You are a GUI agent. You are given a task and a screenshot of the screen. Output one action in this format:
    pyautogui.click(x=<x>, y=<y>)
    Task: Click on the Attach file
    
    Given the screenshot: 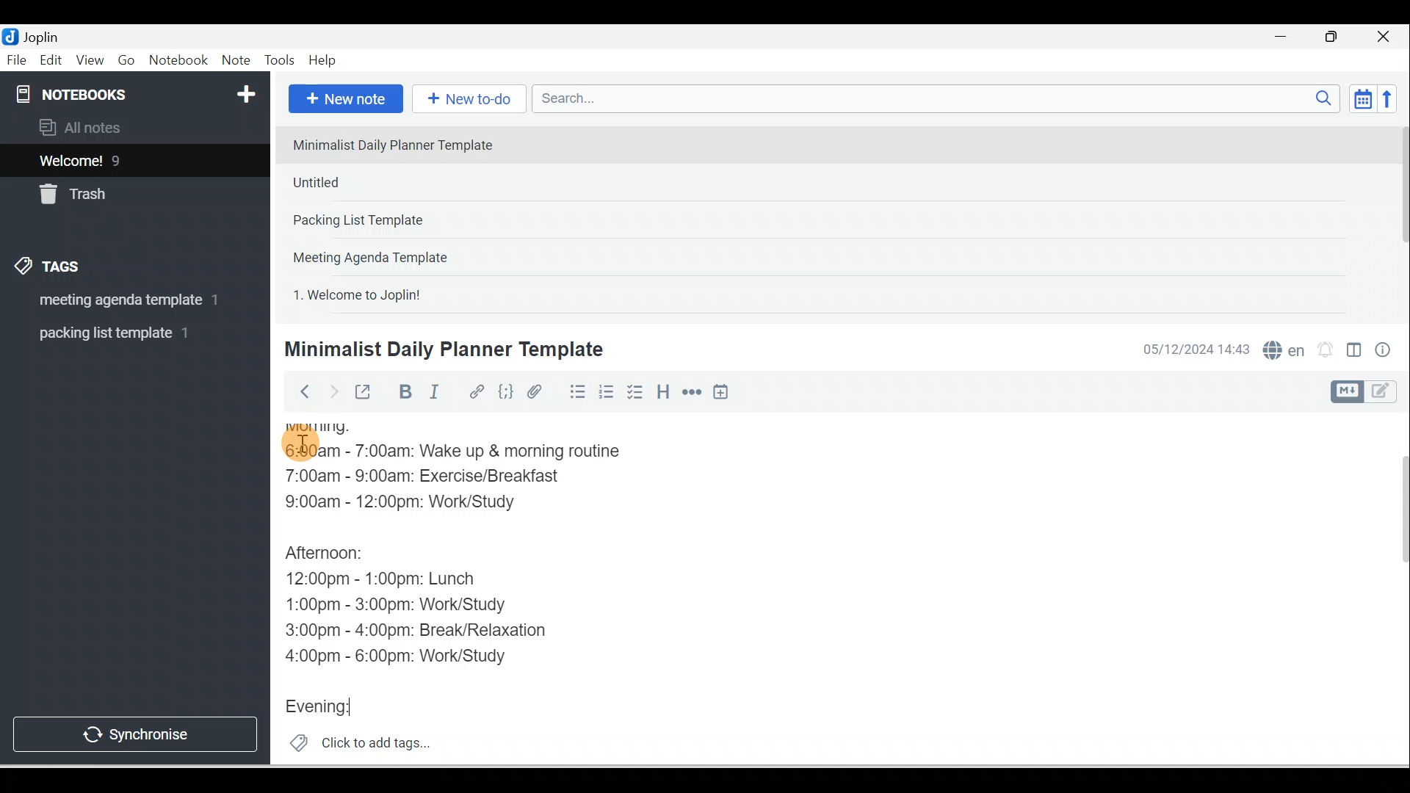 What is the action you would take?
    pyautogui.click(x=538, y=391)
    